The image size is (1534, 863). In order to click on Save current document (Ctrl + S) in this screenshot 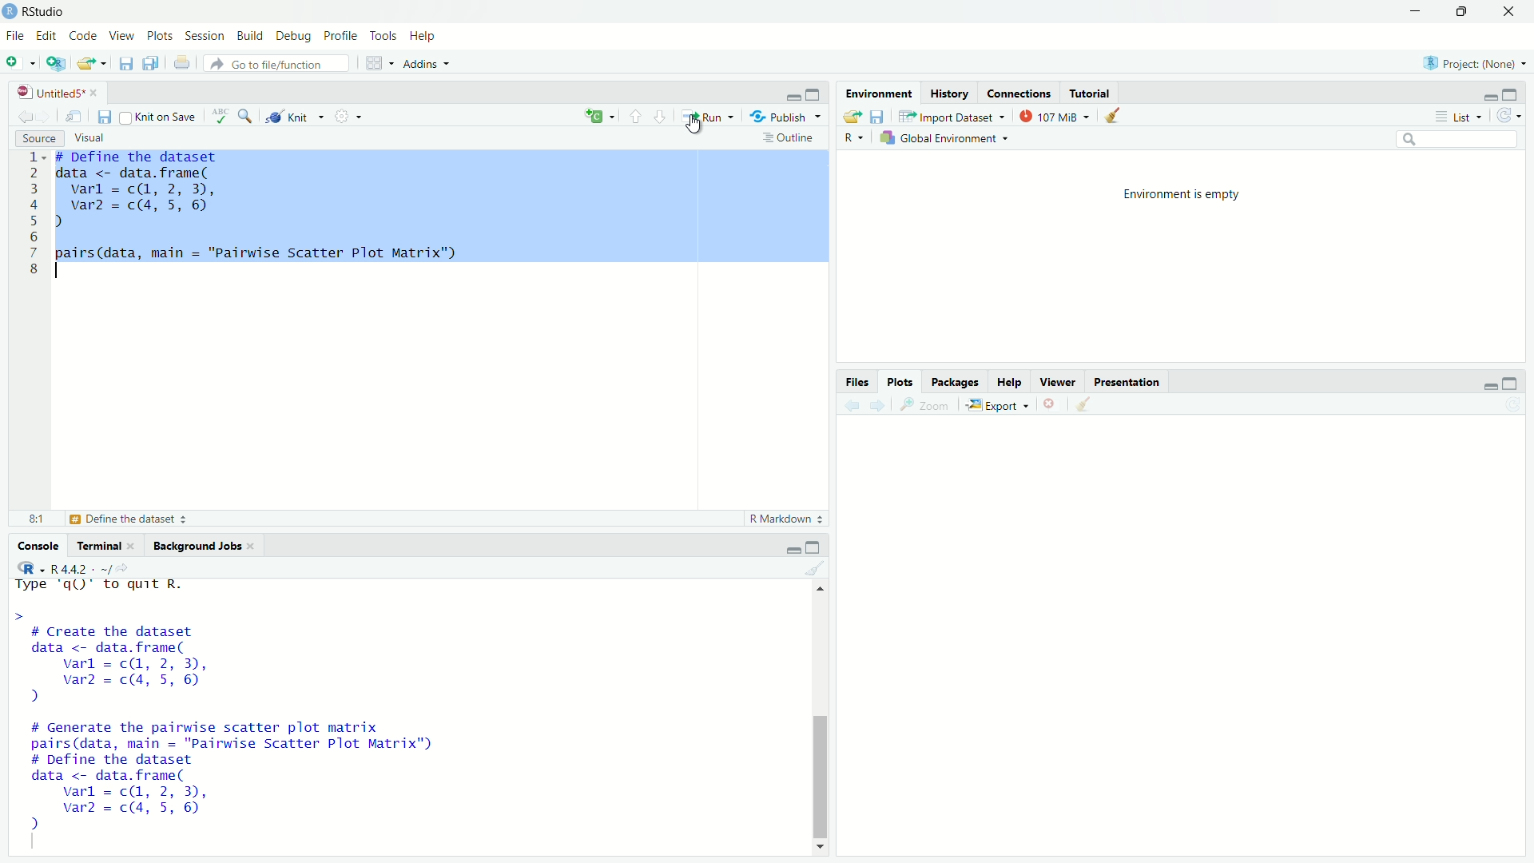, I will do `click(106, 115)`.